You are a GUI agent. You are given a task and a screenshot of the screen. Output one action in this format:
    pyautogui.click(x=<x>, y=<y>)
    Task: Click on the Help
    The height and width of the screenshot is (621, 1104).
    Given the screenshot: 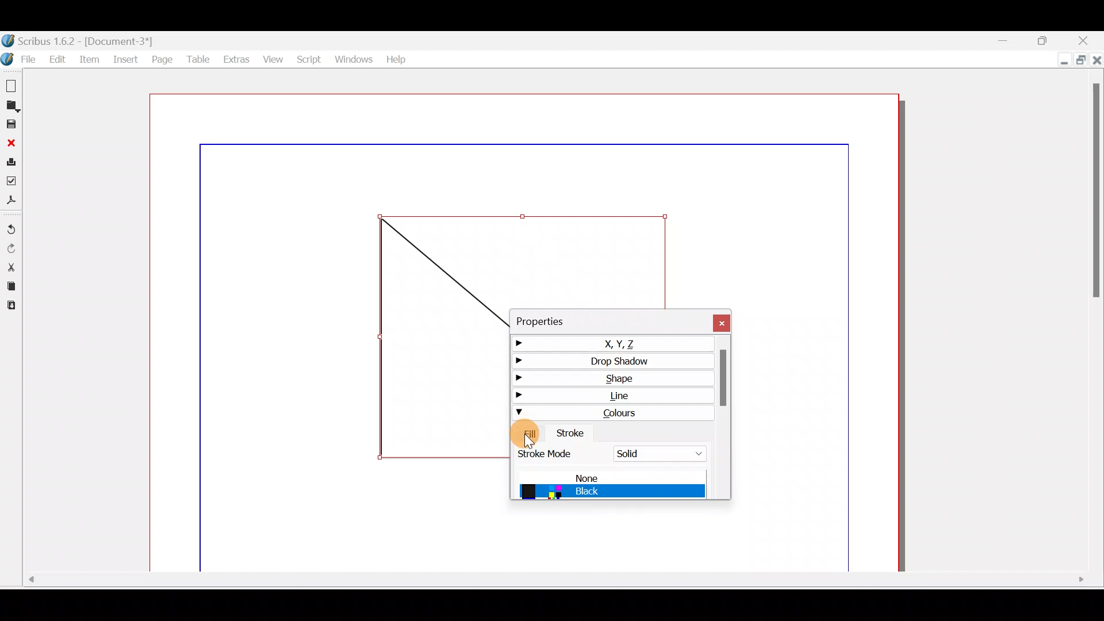 What is the action you would take?
    pyautogui.click(x=396, y=59)
    